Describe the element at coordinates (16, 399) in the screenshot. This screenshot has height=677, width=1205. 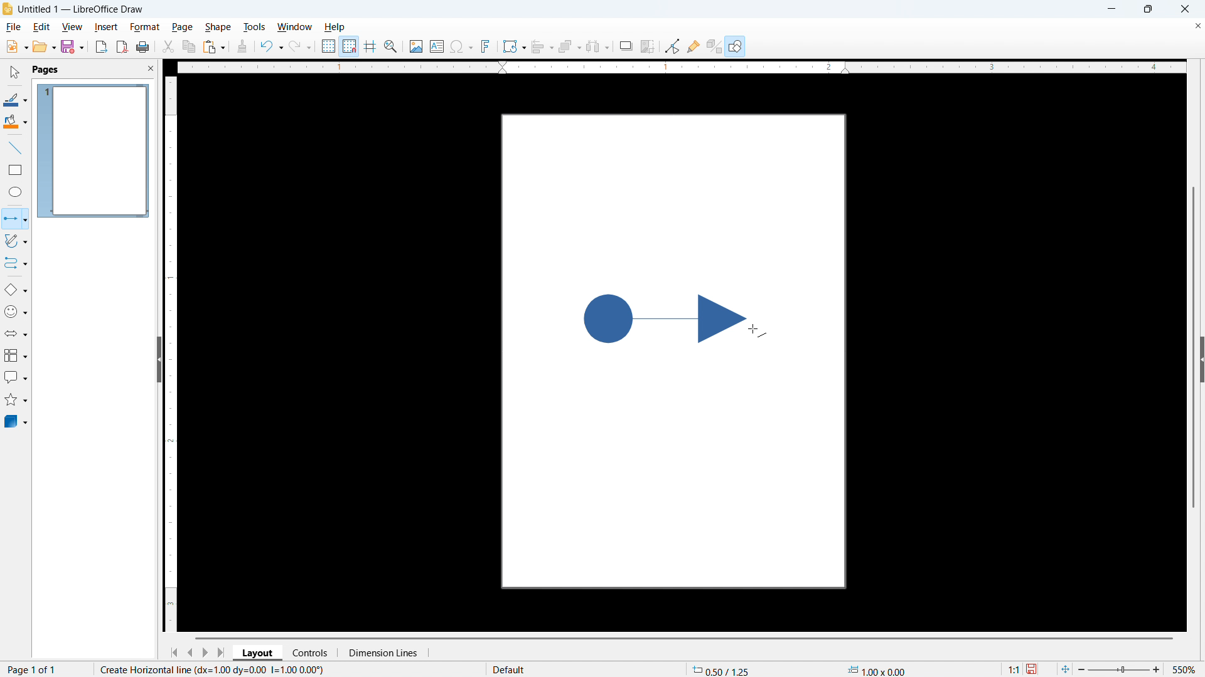
I see `stars & banners` at that location.